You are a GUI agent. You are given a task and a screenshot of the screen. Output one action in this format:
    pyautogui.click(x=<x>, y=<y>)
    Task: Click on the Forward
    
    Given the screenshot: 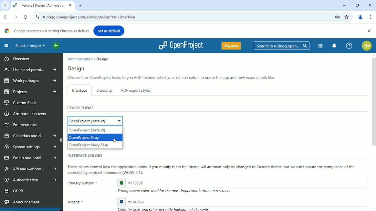 What is the action you would take?
    pyautogui.click(x=15, y=17)
    